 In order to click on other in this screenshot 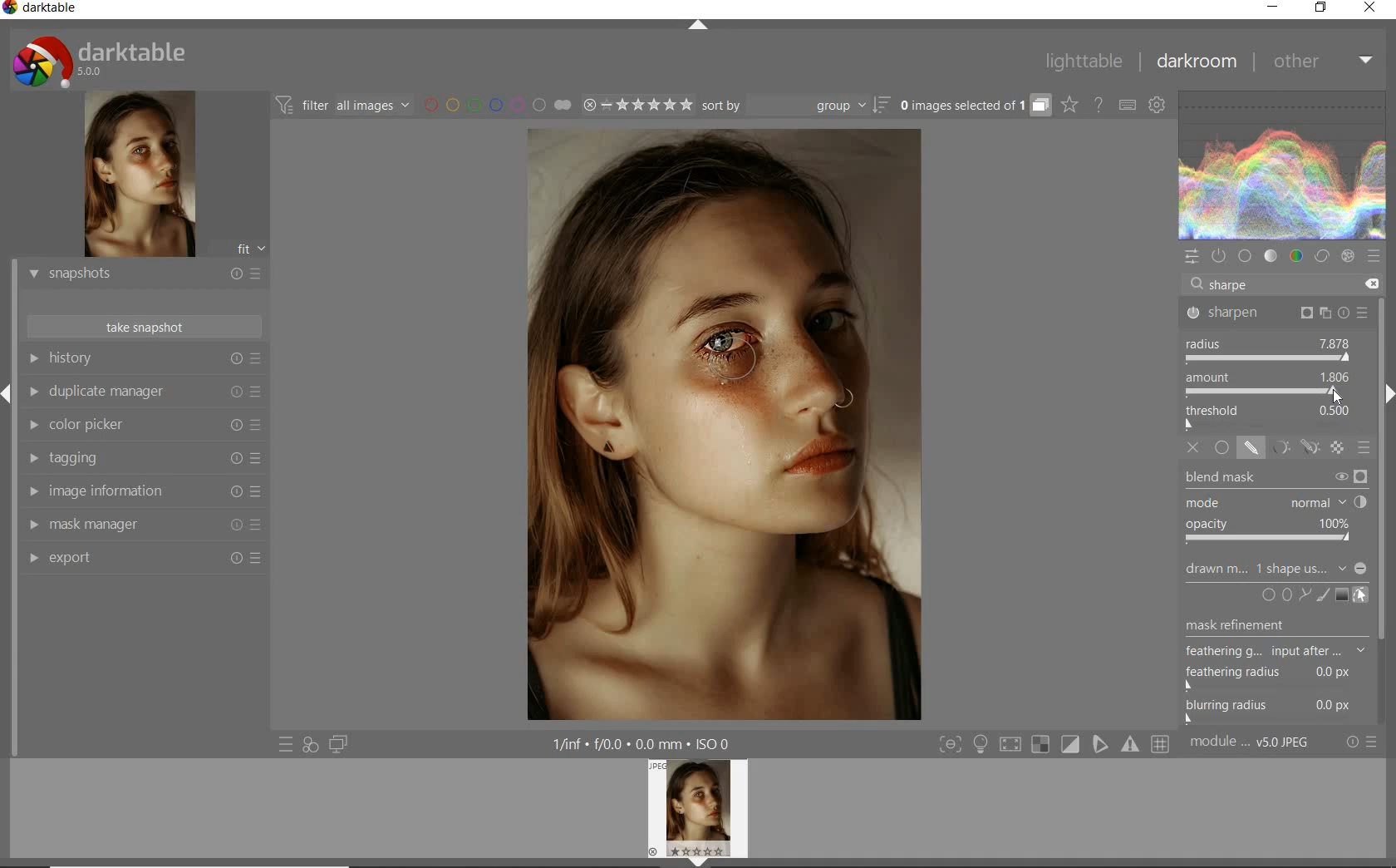, I will do `click(1320, 60)`.